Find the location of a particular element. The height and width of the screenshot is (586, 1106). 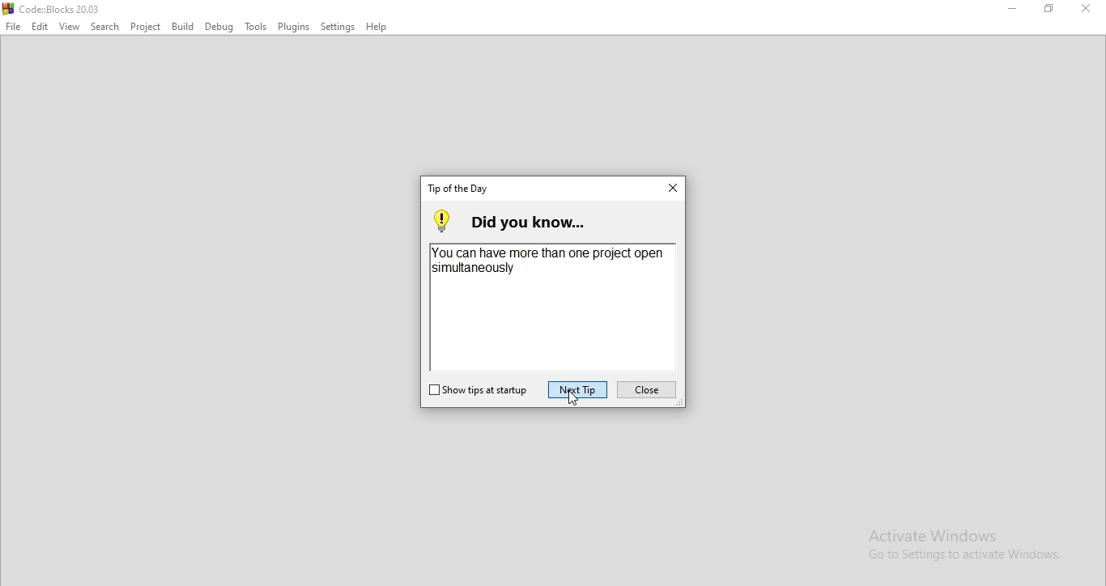

You can have more than one project open simultaneously is located at coordinates (548, 261).